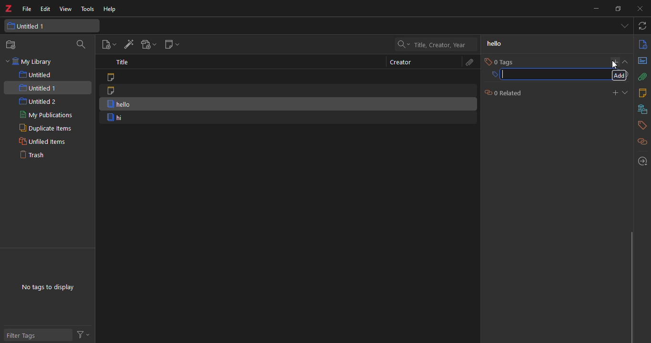 This screenshot has width=651, height=343. I want to click on add attach, so click(149, 44).